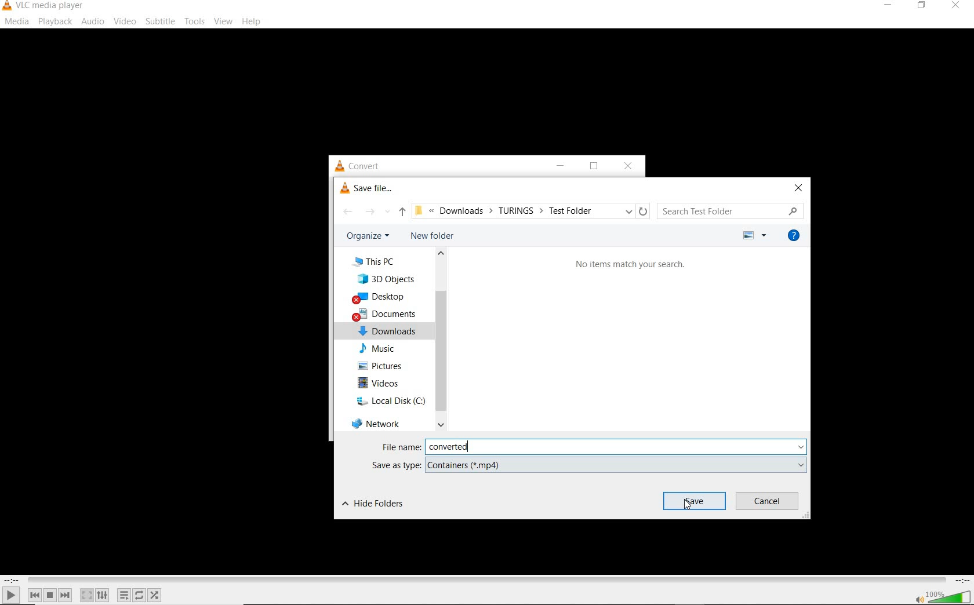  Describe the element at coordinates (366, 166) in the screenshot. I see `convert` at that location.